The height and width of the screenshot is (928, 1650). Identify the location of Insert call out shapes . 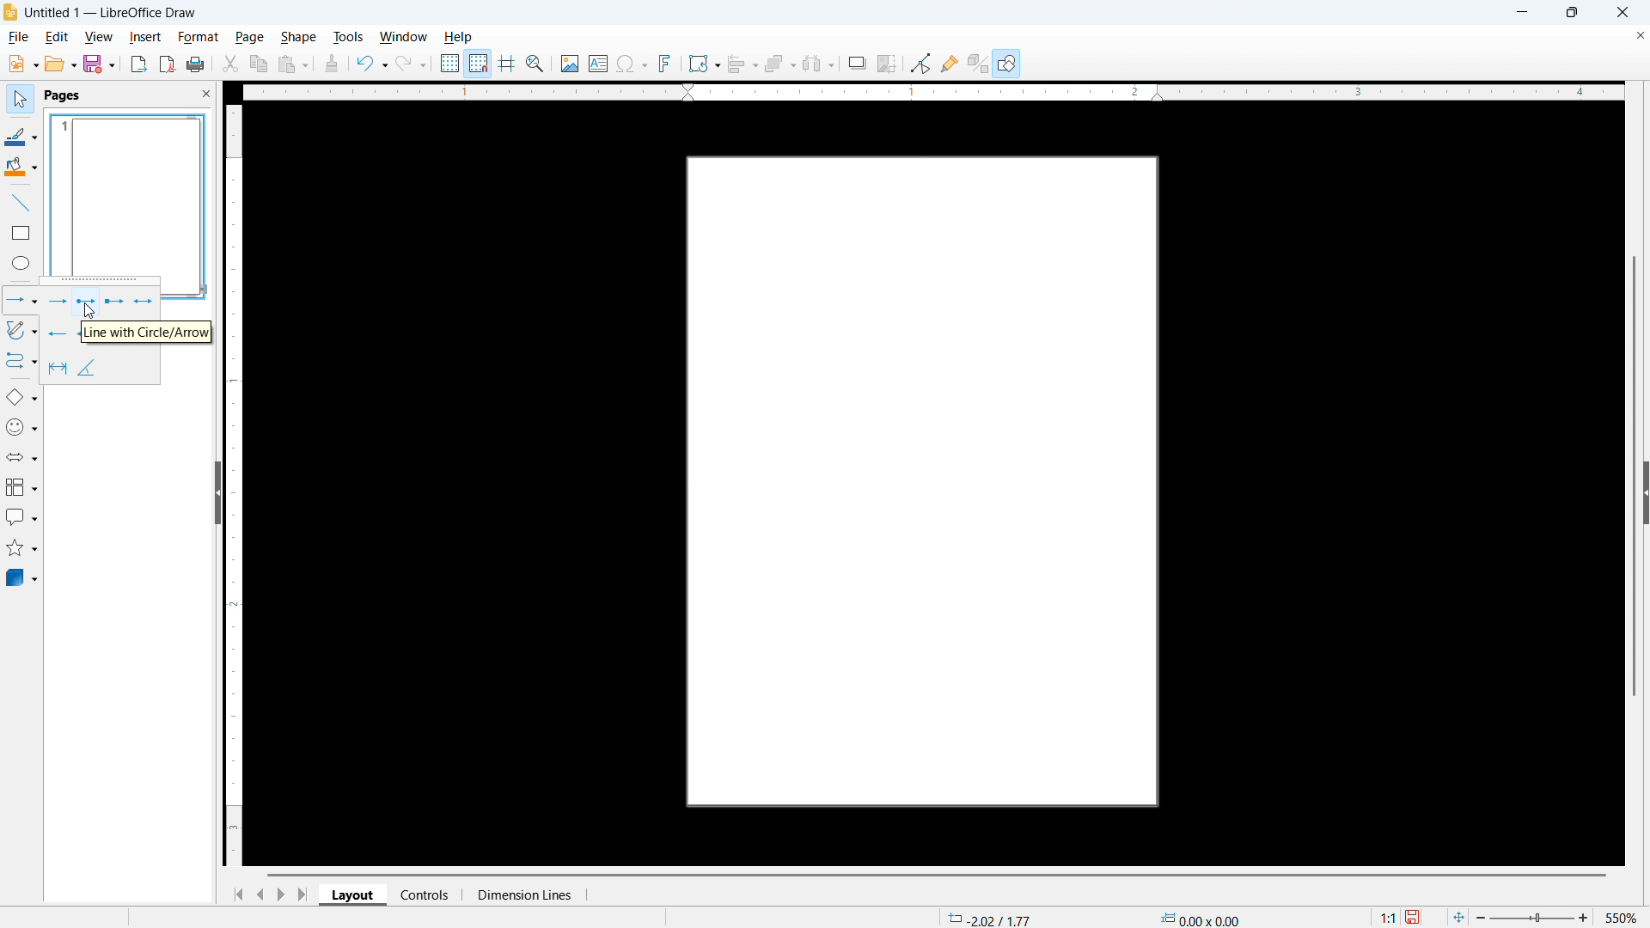
(22, 516).